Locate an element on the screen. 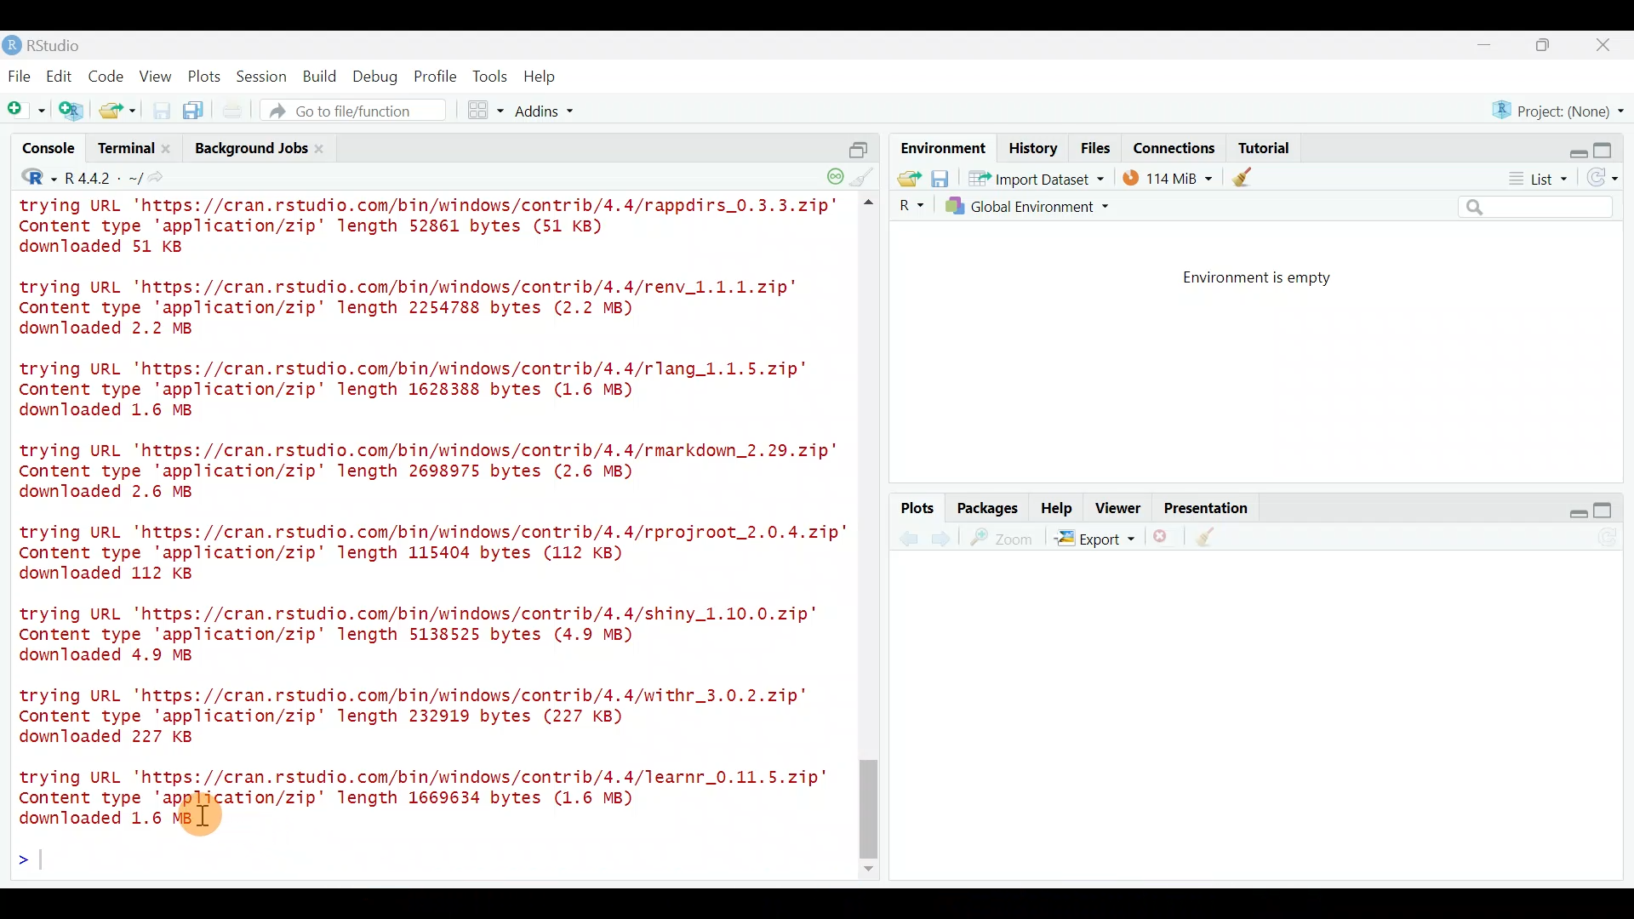 The height and width of the screenshot is (919, 1634). split is located at coordinates (858, 143).